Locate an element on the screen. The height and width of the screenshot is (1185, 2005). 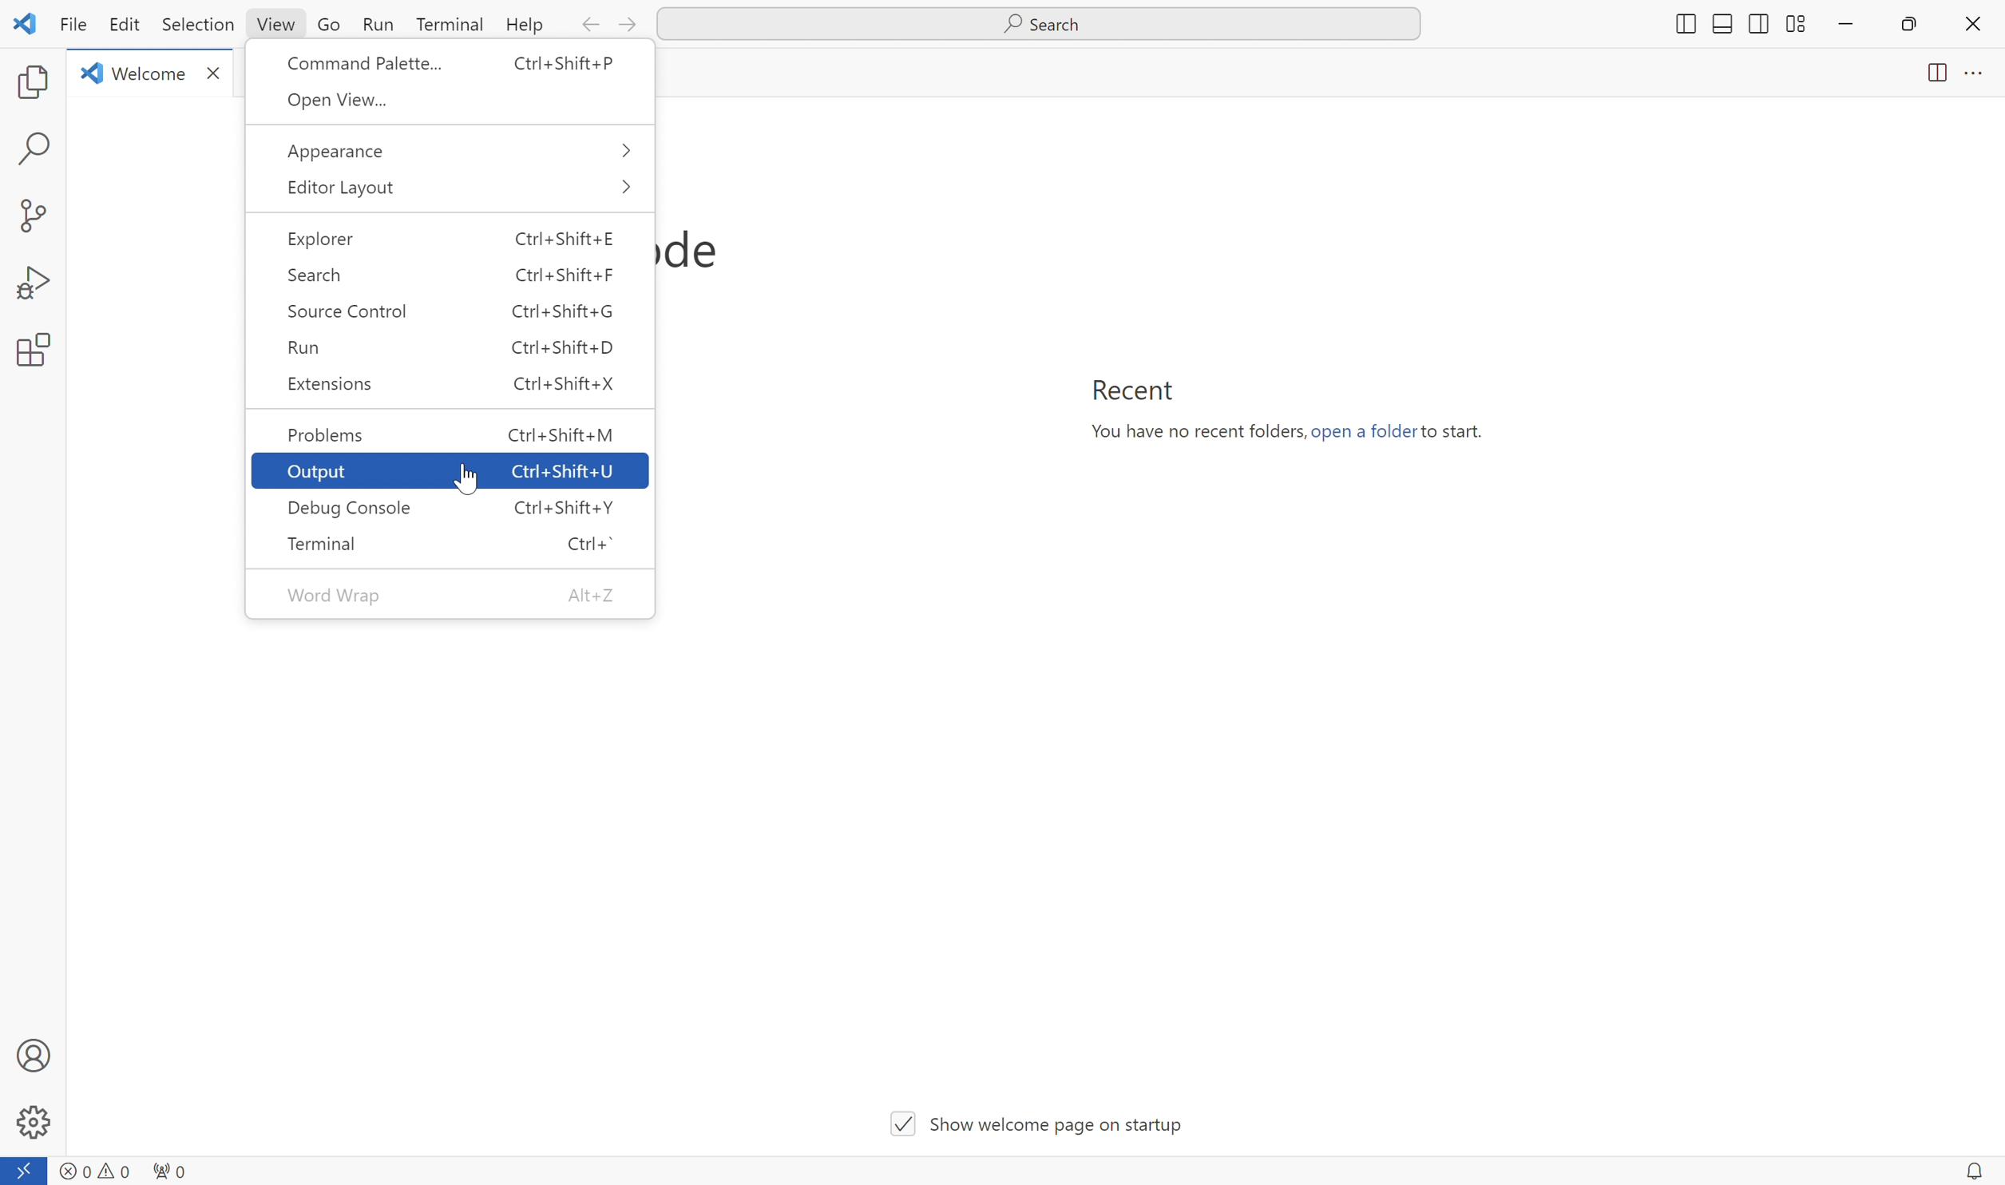
copy is located at coordinates (27, 84).